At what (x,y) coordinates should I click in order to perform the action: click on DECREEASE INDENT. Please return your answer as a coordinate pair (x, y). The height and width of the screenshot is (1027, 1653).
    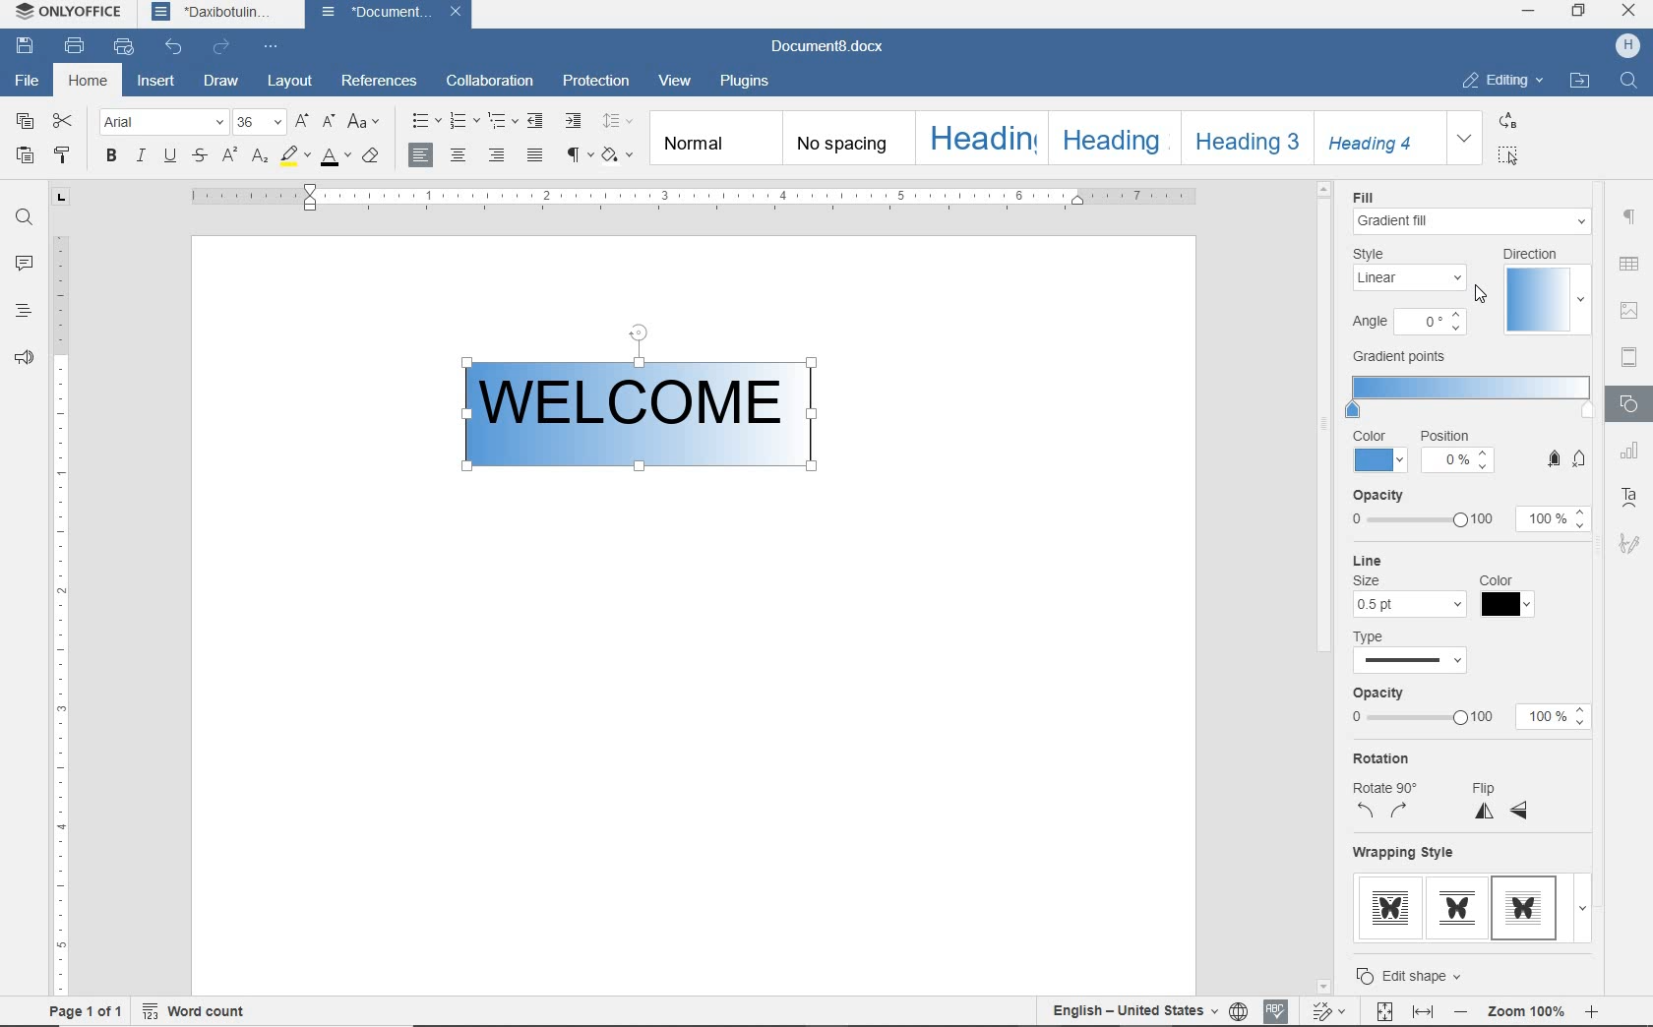
    Looking at the image, I should click on (536, 121).